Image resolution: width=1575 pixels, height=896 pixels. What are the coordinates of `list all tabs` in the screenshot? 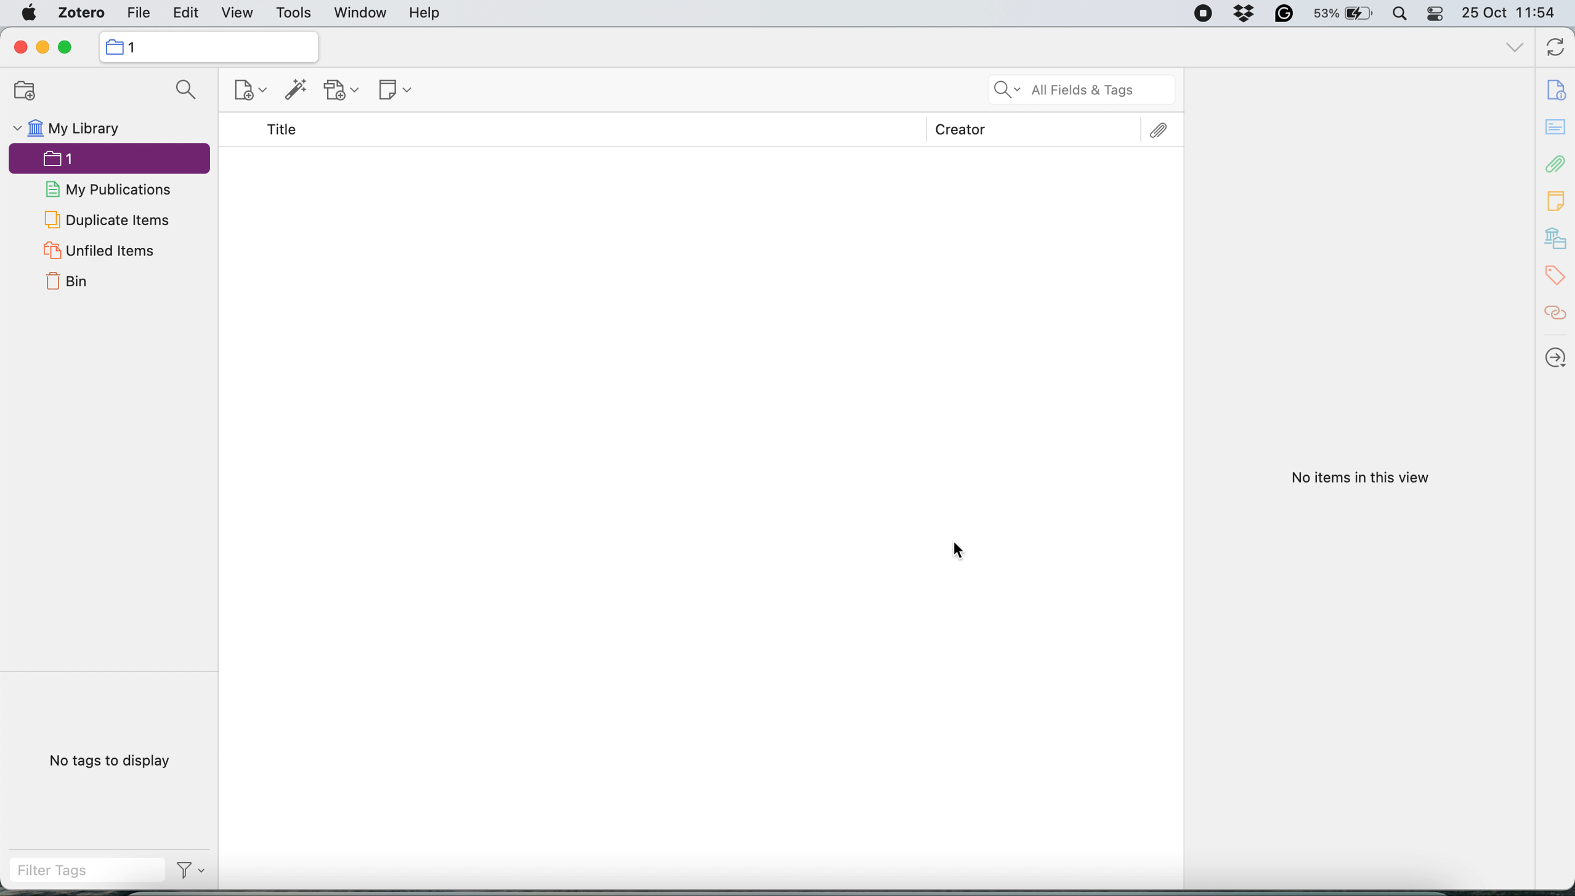 It's located at (1512, 49).